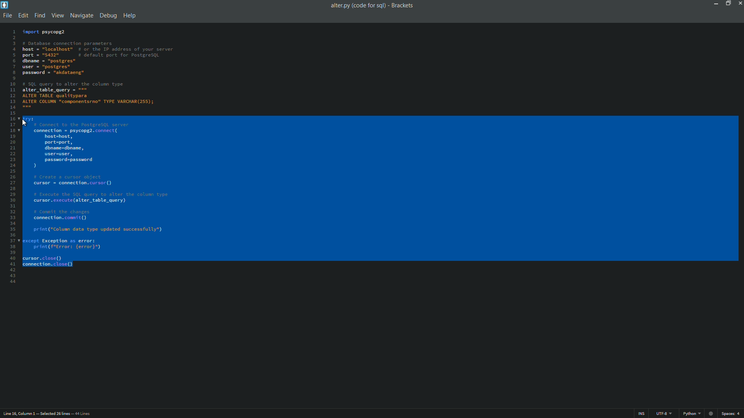 The height and width of the screenshot is (418, 744). What do you see at coordinates (641, 415) in the screenshot?
I see `ins` at bounding box center [641, 415].